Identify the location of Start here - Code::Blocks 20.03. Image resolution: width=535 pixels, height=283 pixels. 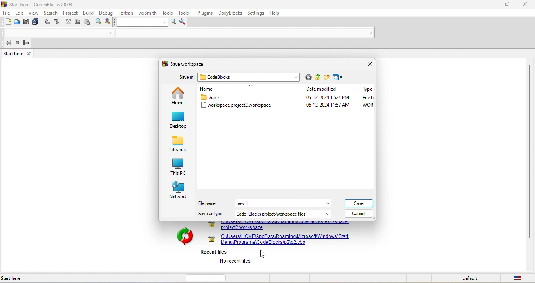
(38, 4).